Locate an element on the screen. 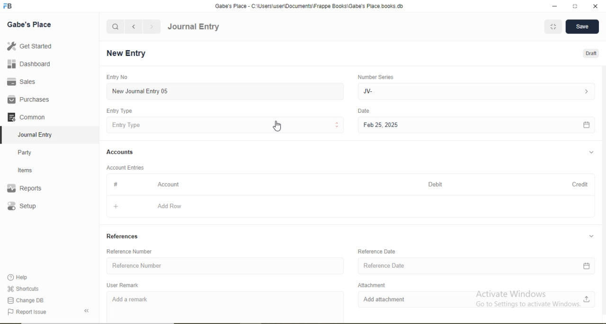 This screenshot has width=606, height=324. Sales is located at coordinates (26, 81).